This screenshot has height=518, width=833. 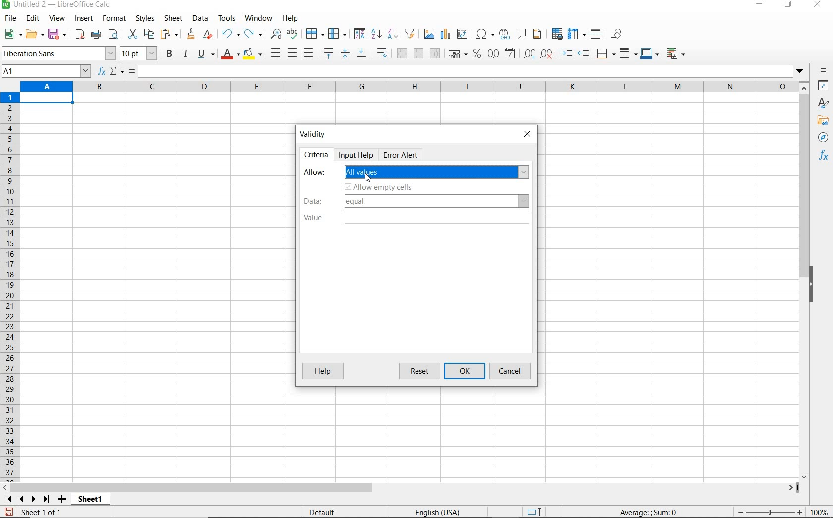 What do you see at coordinates (539, 34) in the screenshot?
I see `headers and footers` at bounding box center [539, 34].